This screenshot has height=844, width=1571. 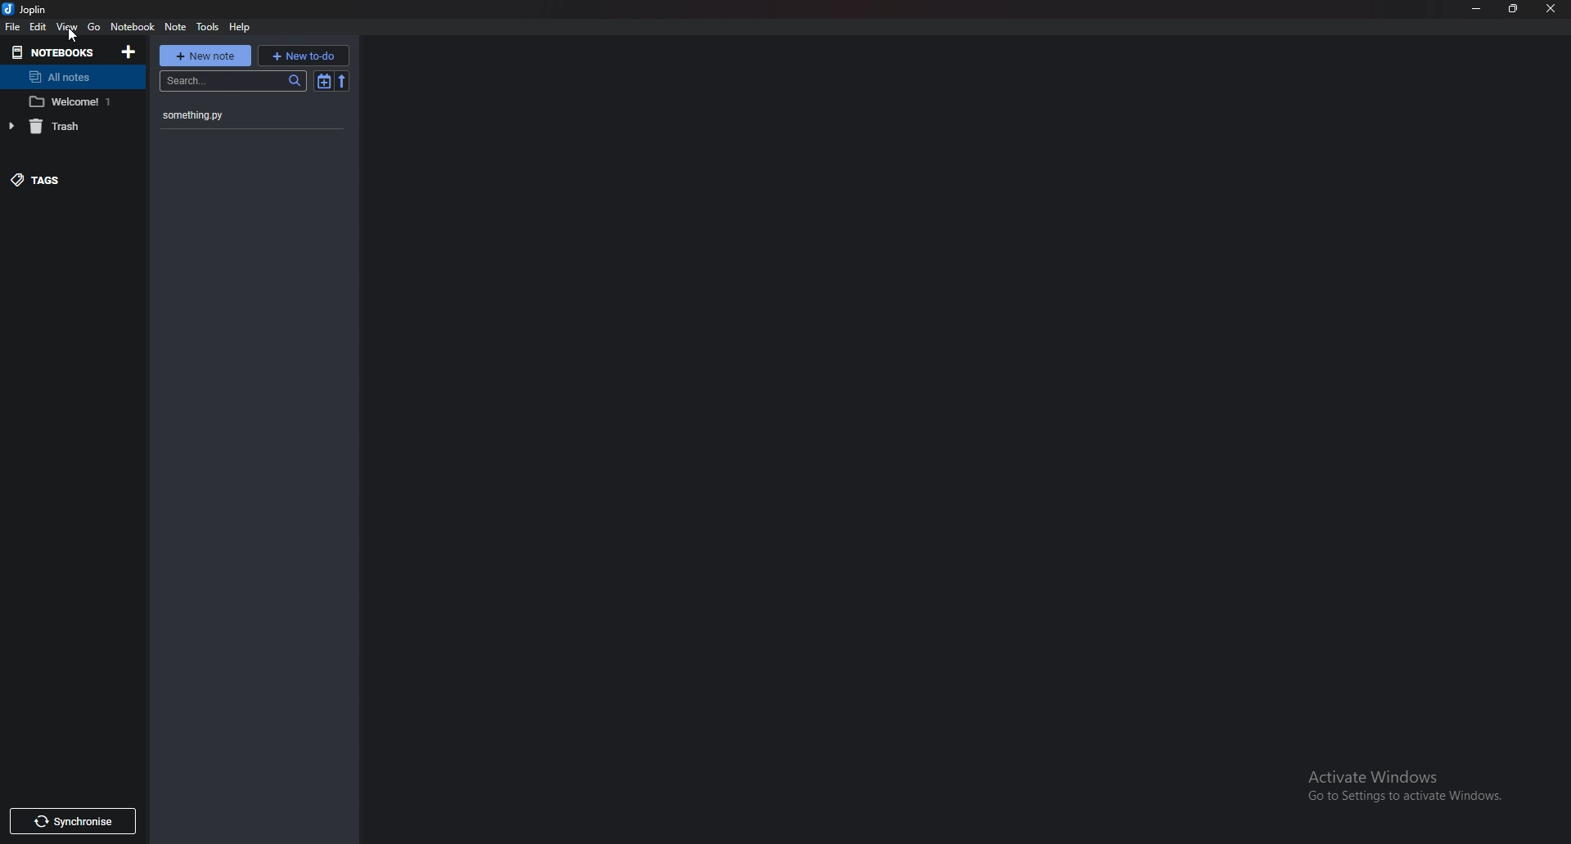 I want to click on activate windows, so click(x=1414, y=783).